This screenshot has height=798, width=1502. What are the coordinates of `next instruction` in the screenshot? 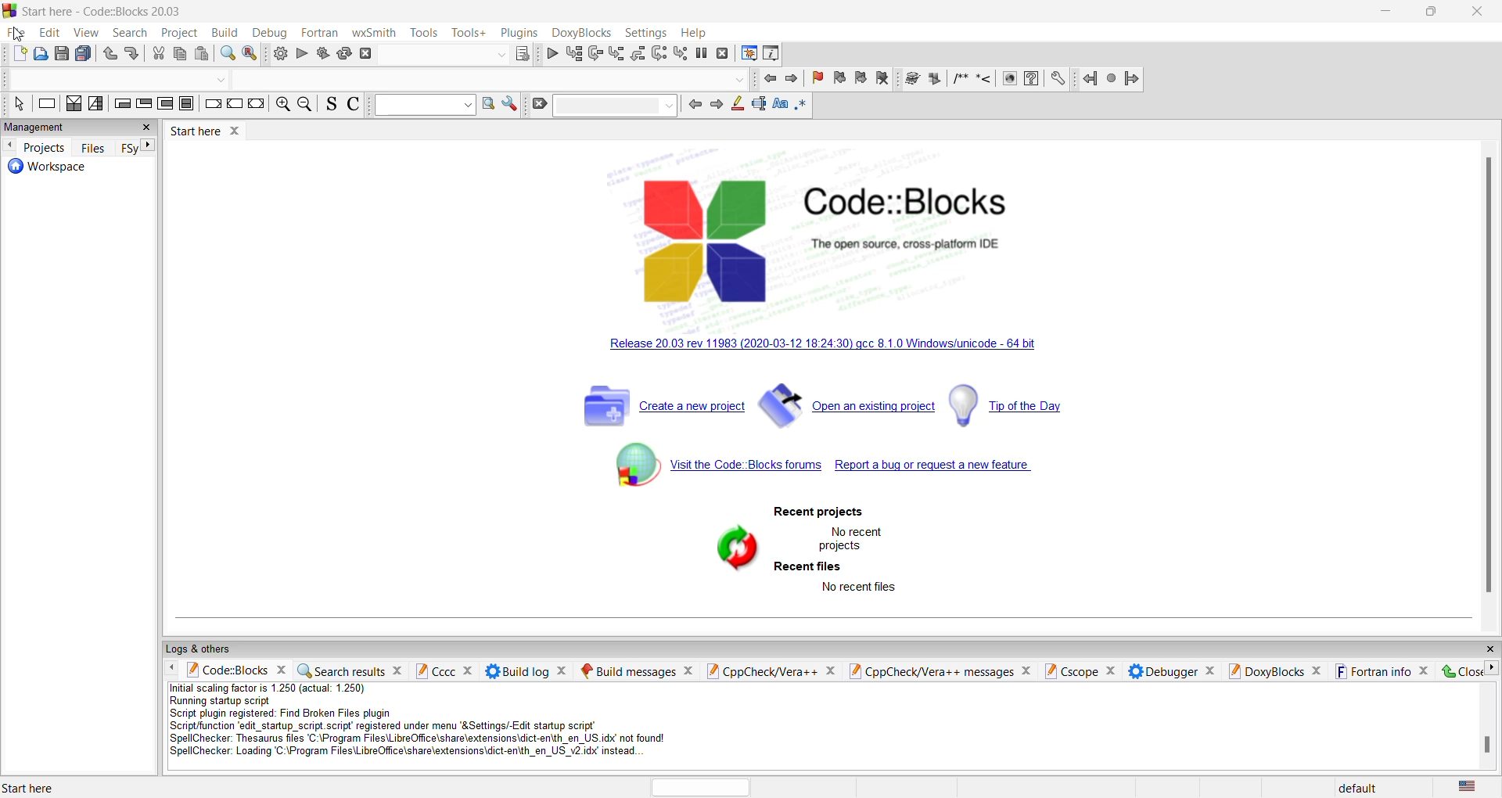 It's located at (659, 53).